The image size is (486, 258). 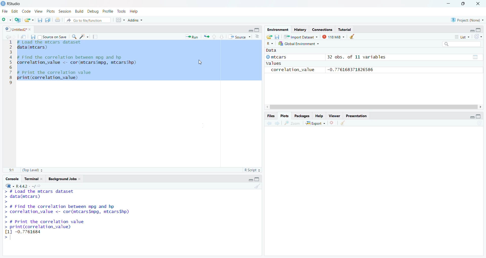 What do you see at coordinates (53, 37) in the screenshot?
I see `Source on Save` at bounding box center [53, 37].